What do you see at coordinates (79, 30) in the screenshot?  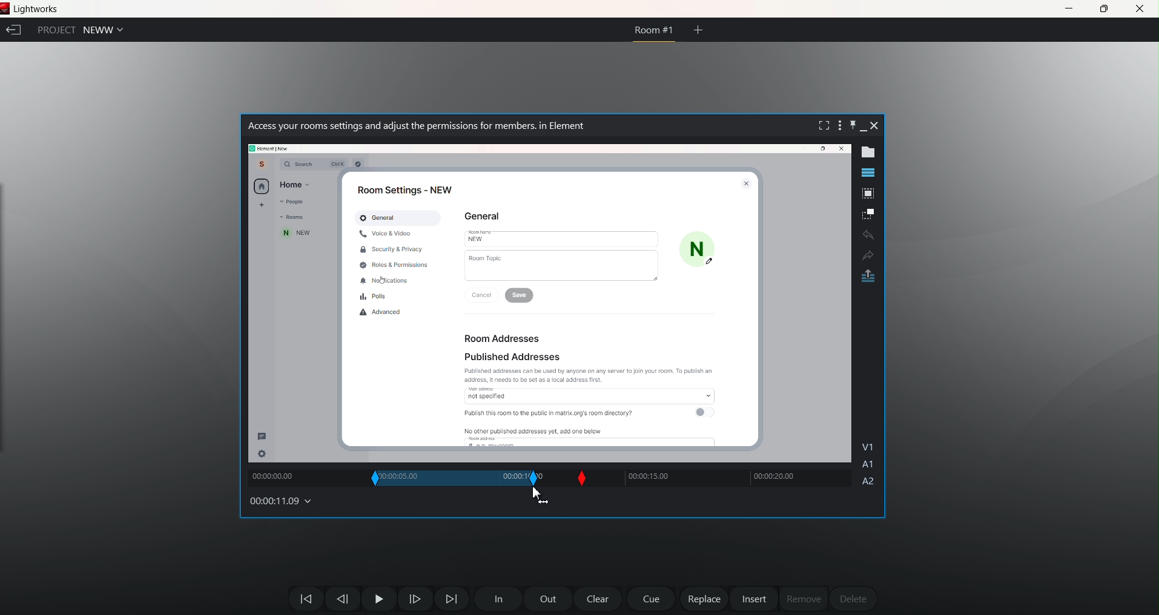 I see ` Project NEWW` at bounding box center [79, 30].